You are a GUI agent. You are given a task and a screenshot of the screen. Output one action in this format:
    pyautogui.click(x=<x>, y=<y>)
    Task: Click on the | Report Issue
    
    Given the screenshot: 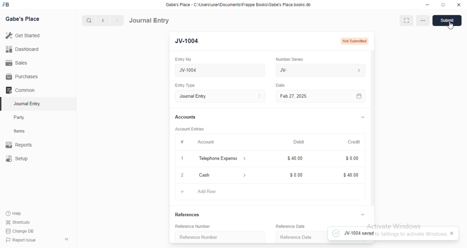 What is the action you would take?
    pyautogui.click(x=22, y=240)
    